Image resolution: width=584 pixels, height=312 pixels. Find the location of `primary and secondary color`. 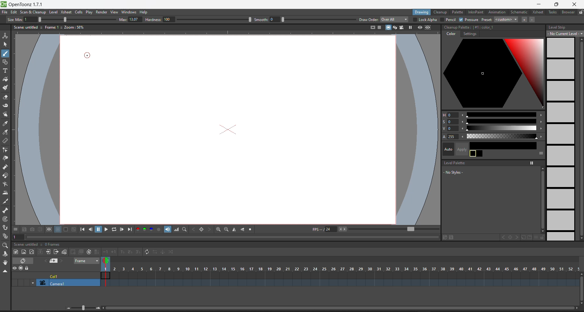

primary and secondary color is located at coordinates (476, 154).